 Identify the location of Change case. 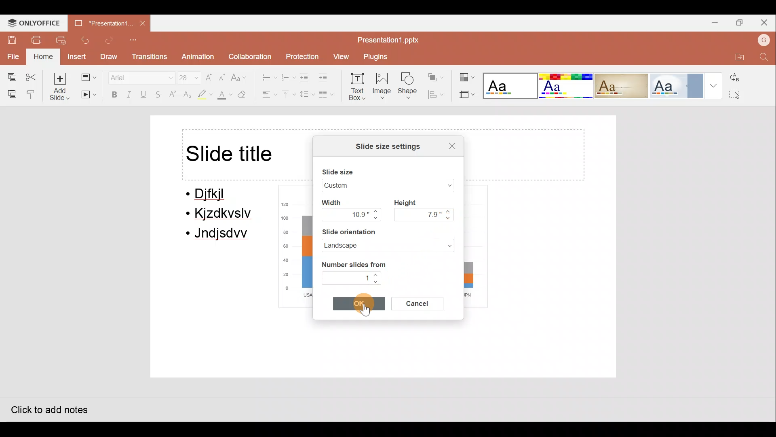
(240, 74).